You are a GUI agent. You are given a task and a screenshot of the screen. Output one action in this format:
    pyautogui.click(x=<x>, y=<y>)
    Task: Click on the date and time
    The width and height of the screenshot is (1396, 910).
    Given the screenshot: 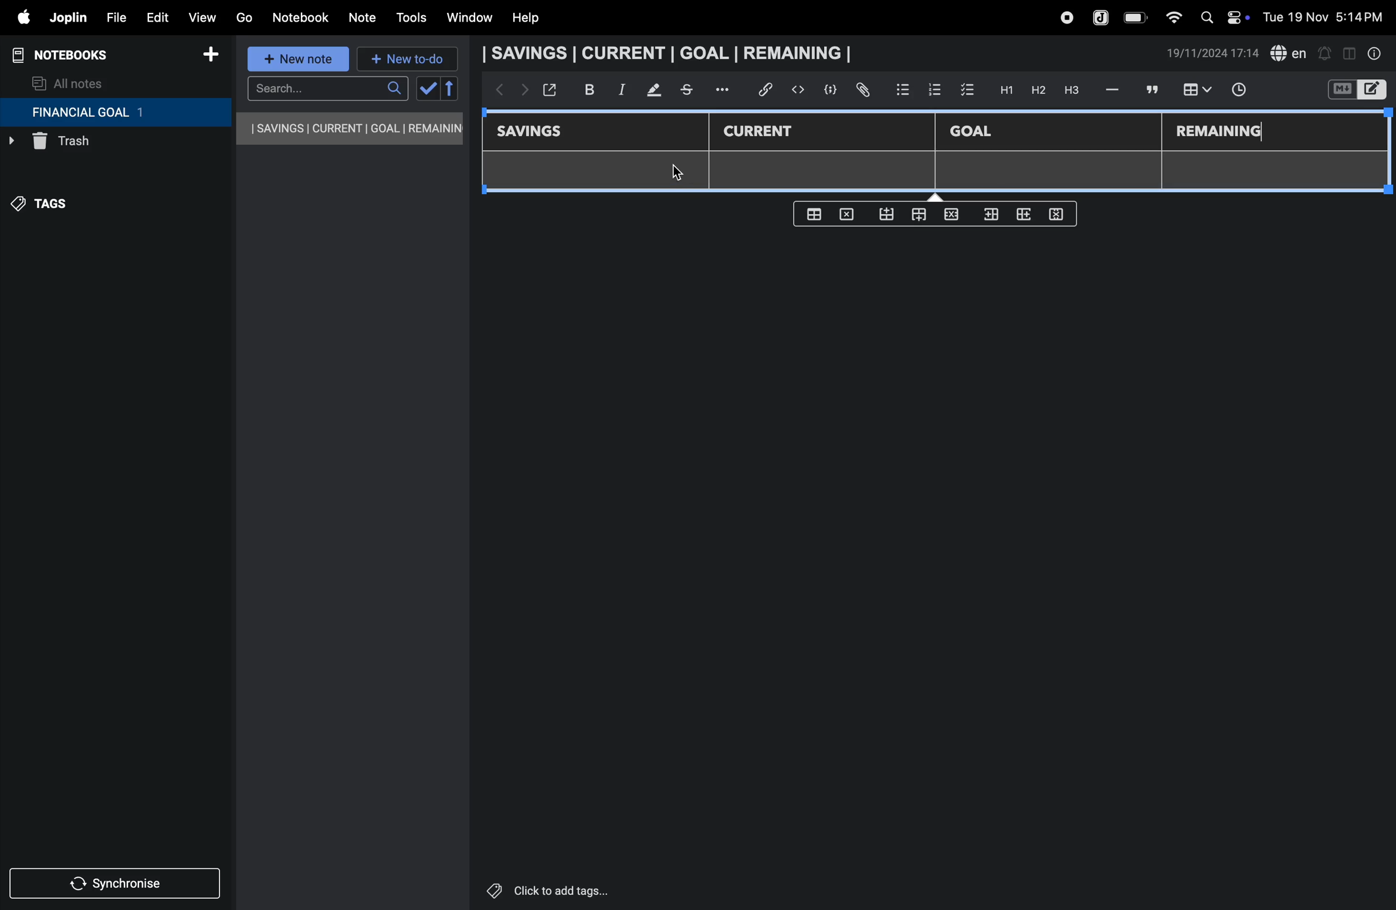 What is the action you would take?
    pyautogui.click(x=1327, y=16)
    